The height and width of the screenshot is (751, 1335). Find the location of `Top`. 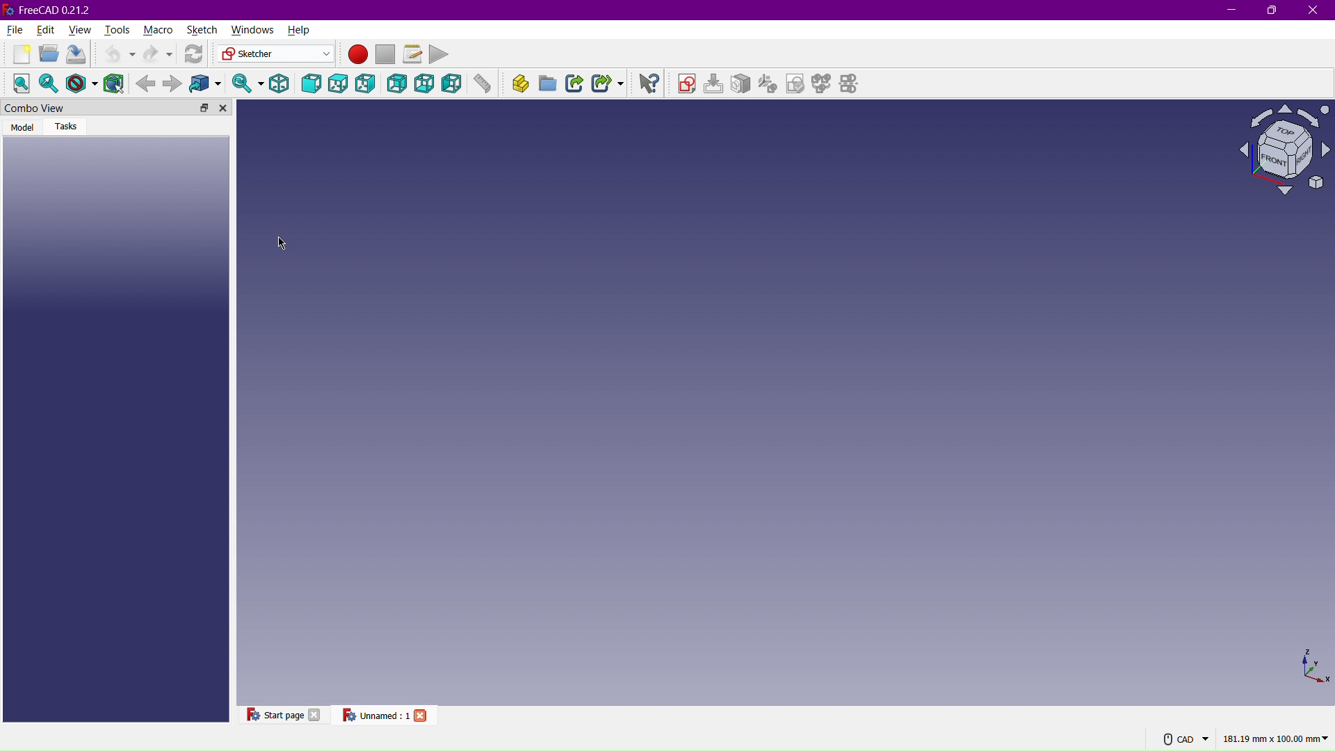

Top is located at coordinates (338, 82).